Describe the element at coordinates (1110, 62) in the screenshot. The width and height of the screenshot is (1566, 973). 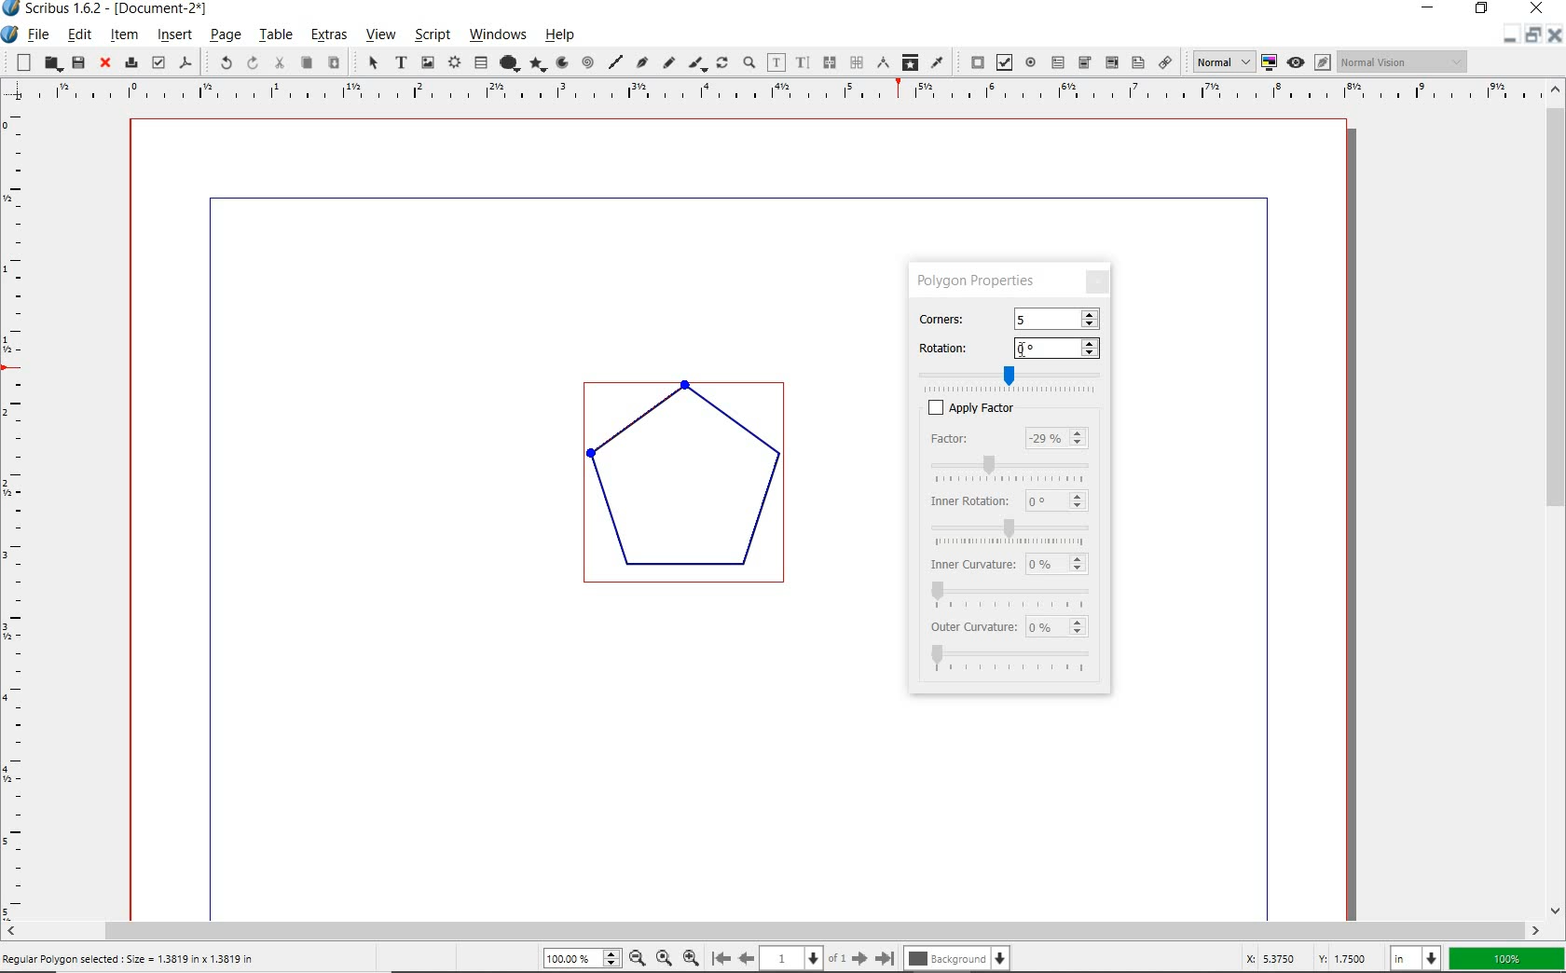
I see `pdf combo box` at that location.